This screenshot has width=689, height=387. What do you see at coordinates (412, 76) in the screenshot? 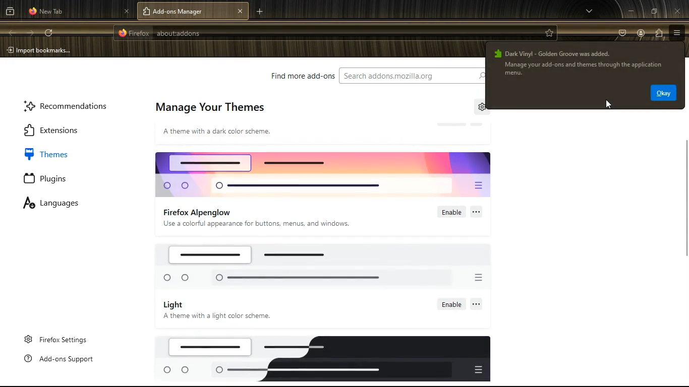
I see `search` at bounding box center [412, 76].